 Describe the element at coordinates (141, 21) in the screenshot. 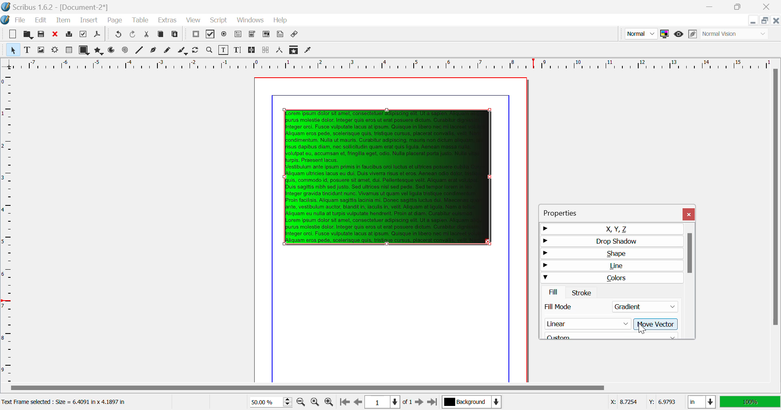

I see `Table` at that location.